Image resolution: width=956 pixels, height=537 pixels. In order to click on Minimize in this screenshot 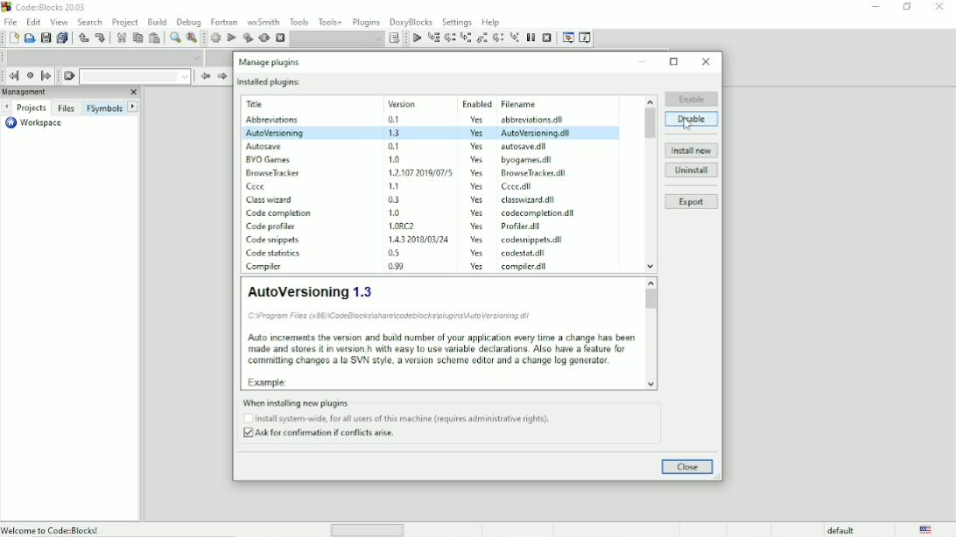, I will do `click(643, 61)`.